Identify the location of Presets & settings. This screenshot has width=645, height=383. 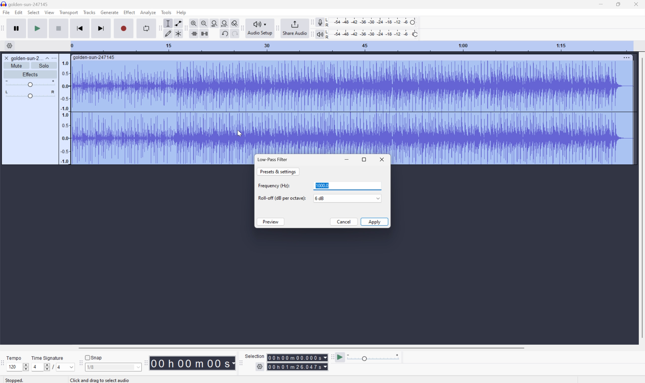
(278, 171).